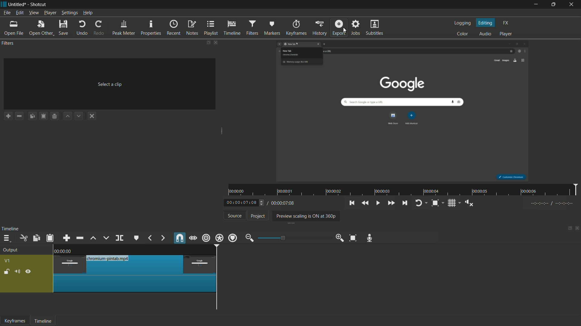  What do you see at coordinates (33, 13) in the screenshot?
I see `view menu` at bounding box center [33, 13].